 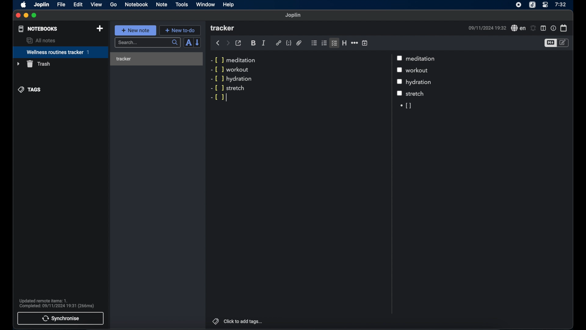 I want to click on notebooks, so click(x=38, y=29).